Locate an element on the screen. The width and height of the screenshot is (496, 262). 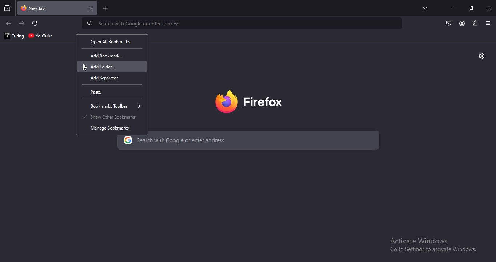
minimize is located at coordinates (455, 8).